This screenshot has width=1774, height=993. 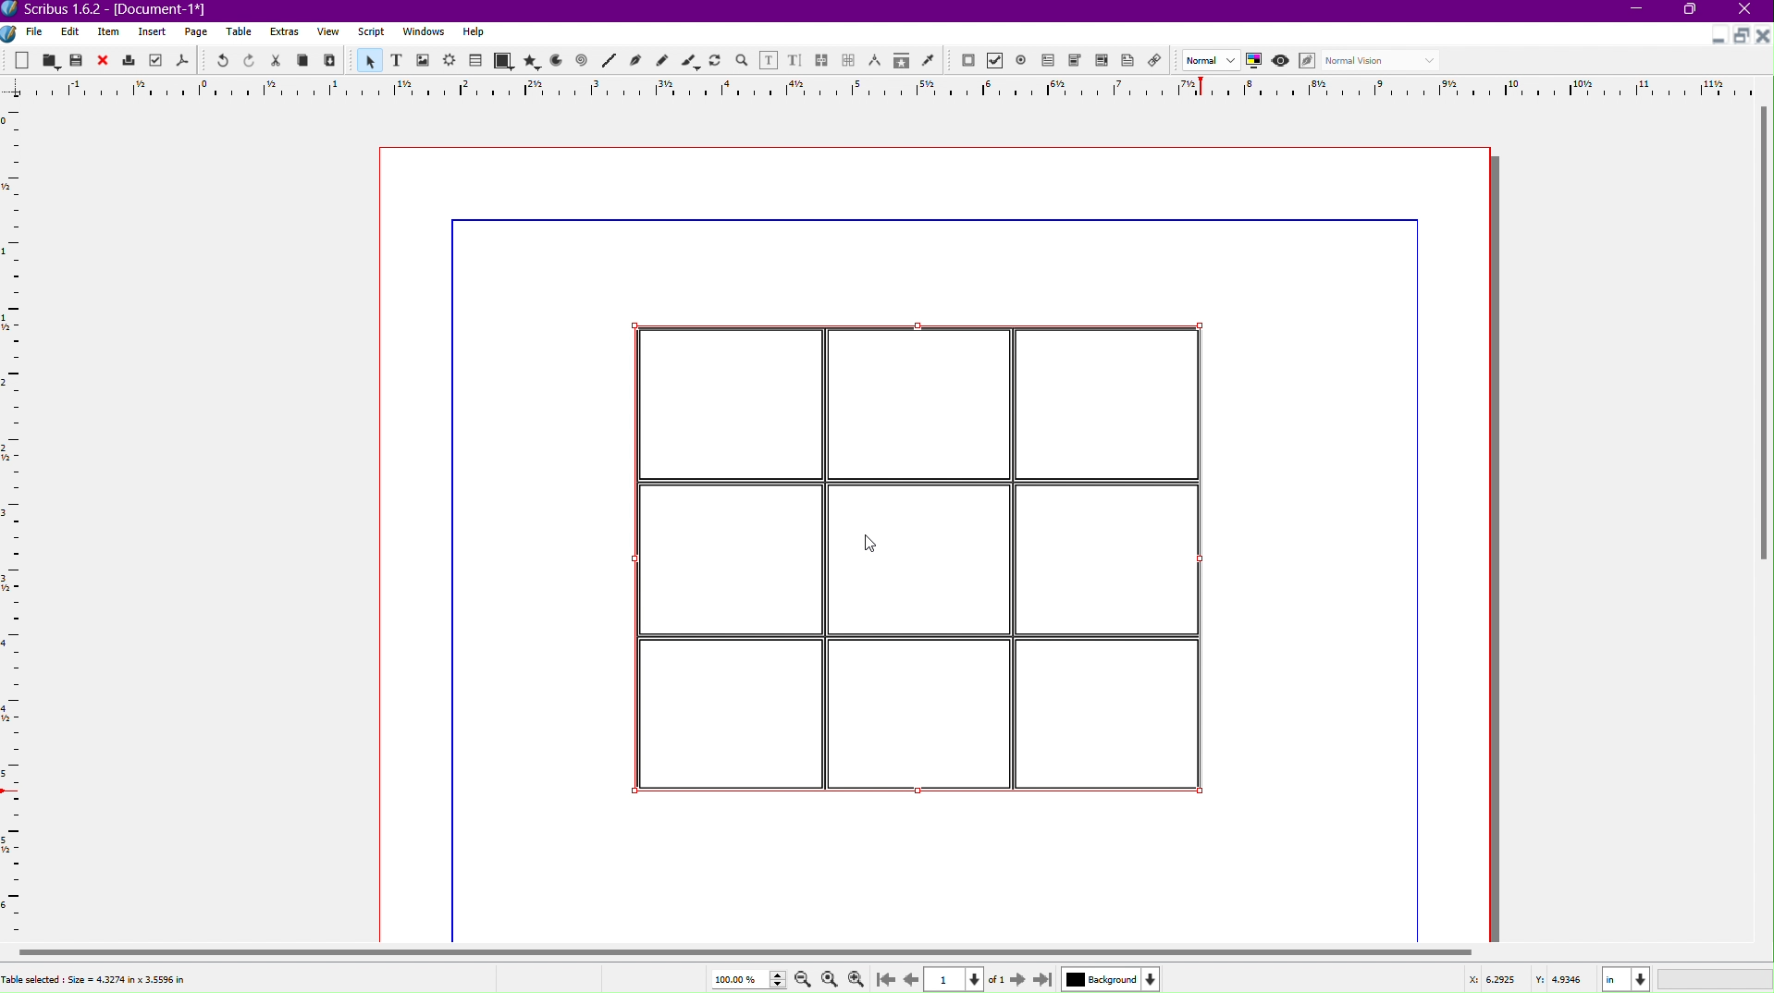 I want to click on Page, so click(x=197, y=32).